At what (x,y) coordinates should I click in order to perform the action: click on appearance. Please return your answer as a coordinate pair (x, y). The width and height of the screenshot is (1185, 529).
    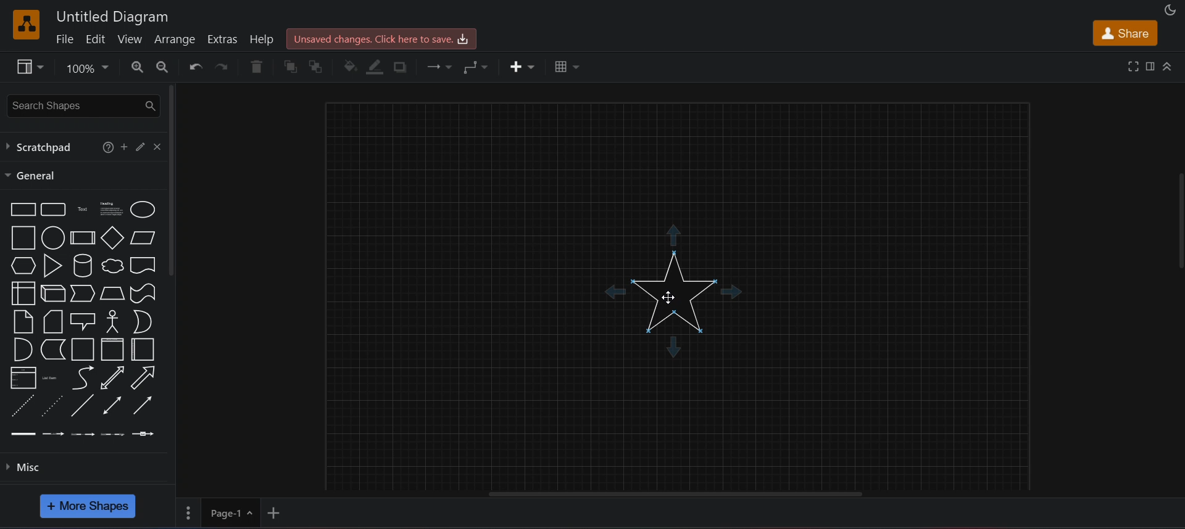
    Looking at the image, I should click on (1171, 9).